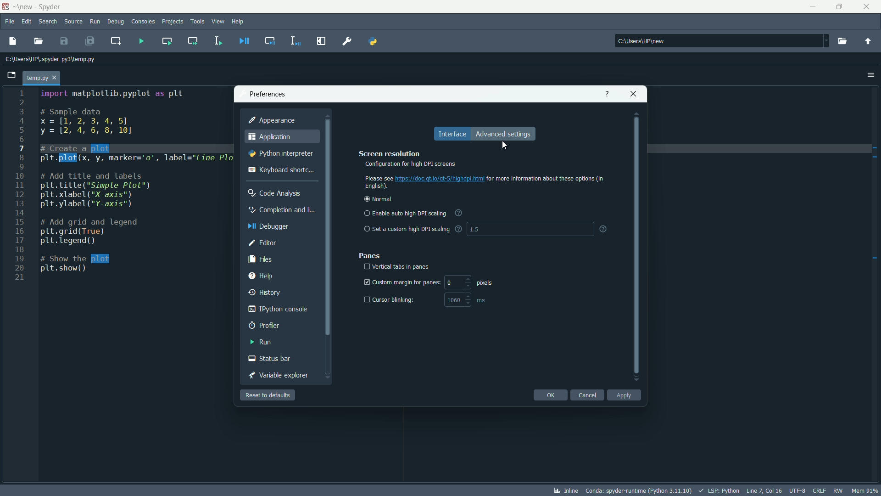 This screenshot has height=496, width=881. What do you see at coordinates (608, 94) in the screenshot?
I see `get help` at bounding box center [608, 94].